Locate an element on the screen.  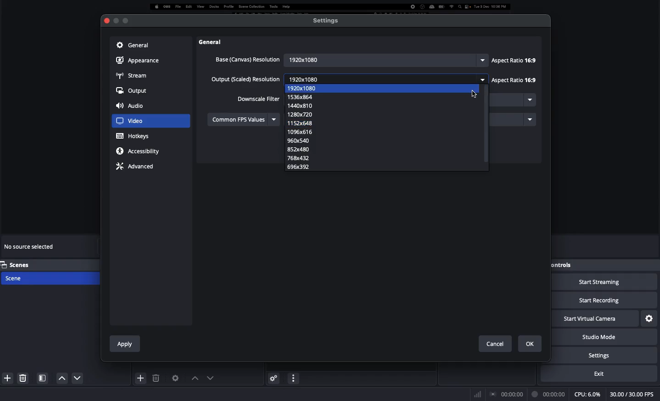
Cancel is located at coordinates (495, 342).